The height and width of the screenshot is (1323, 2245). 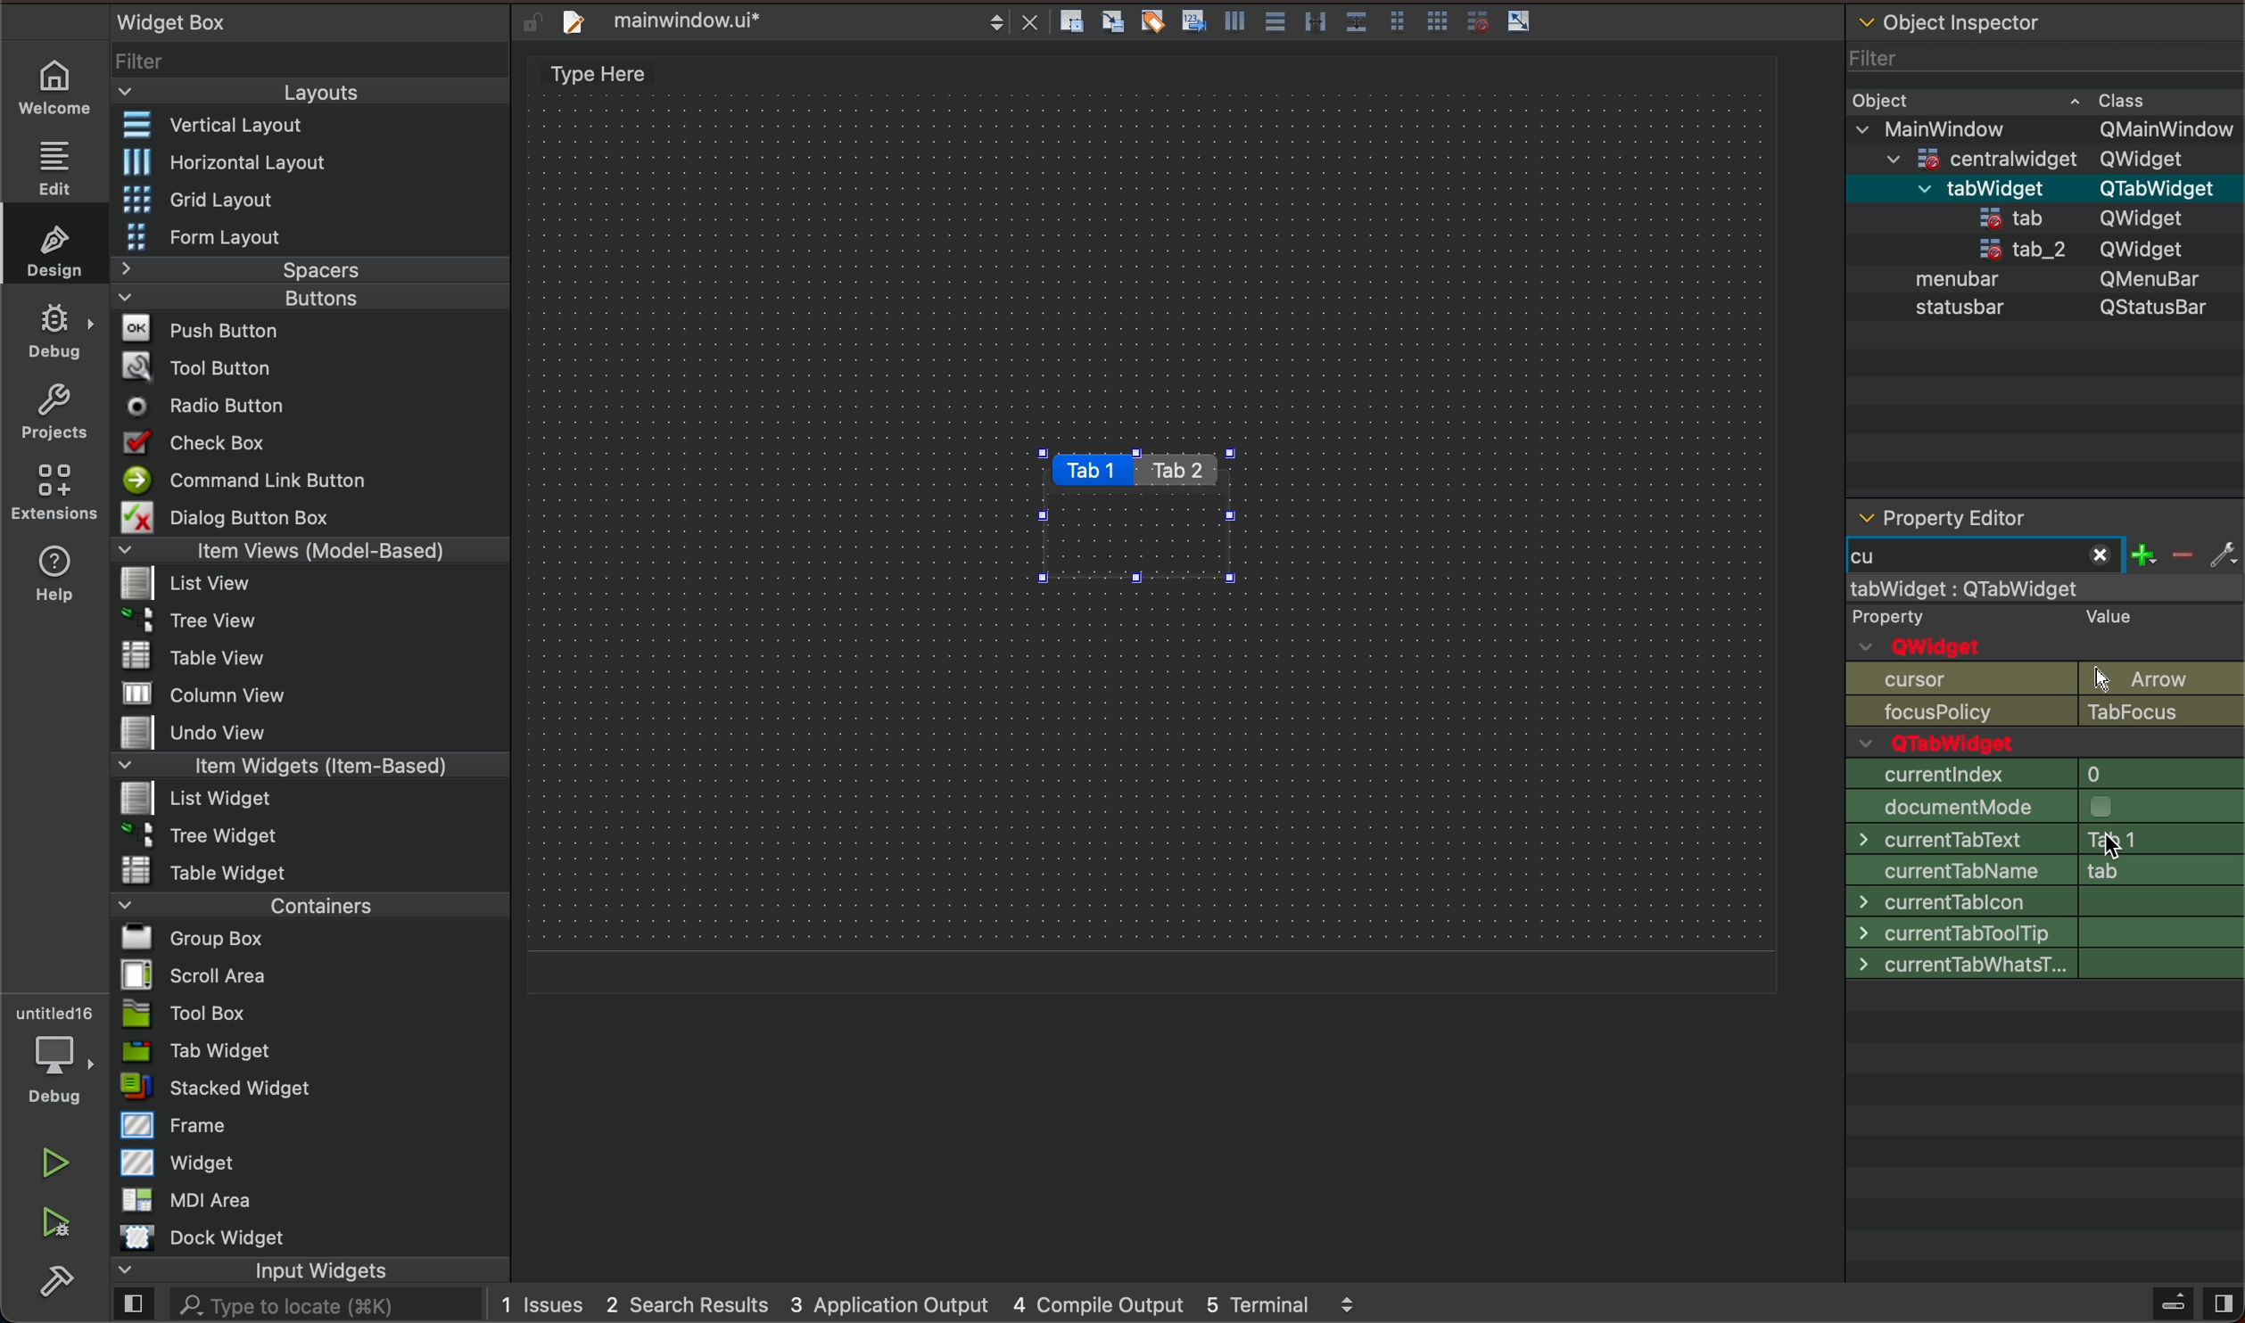 What do you see at coordinates (2043, 992) in the screenshot?
I see `font` at bounding box center [2043, 992].